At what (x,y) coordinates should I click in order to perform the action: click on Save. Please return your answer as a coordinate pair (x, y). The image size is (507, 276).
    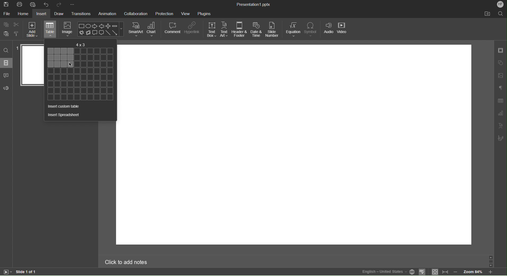
    Looking at the image, I should click on (6, 4).